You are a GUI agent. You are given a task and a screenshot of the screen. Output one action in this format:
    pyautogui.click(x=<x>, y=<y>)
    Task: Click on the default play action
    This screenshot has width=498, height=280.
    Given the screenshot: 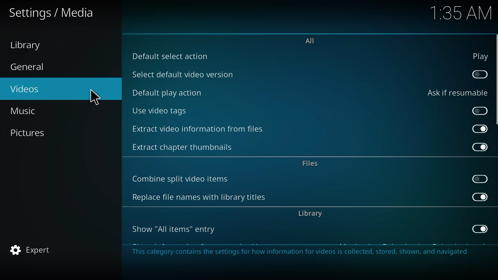 What is the action you would take?
    pyautogui.click(x=168, y=92)
    